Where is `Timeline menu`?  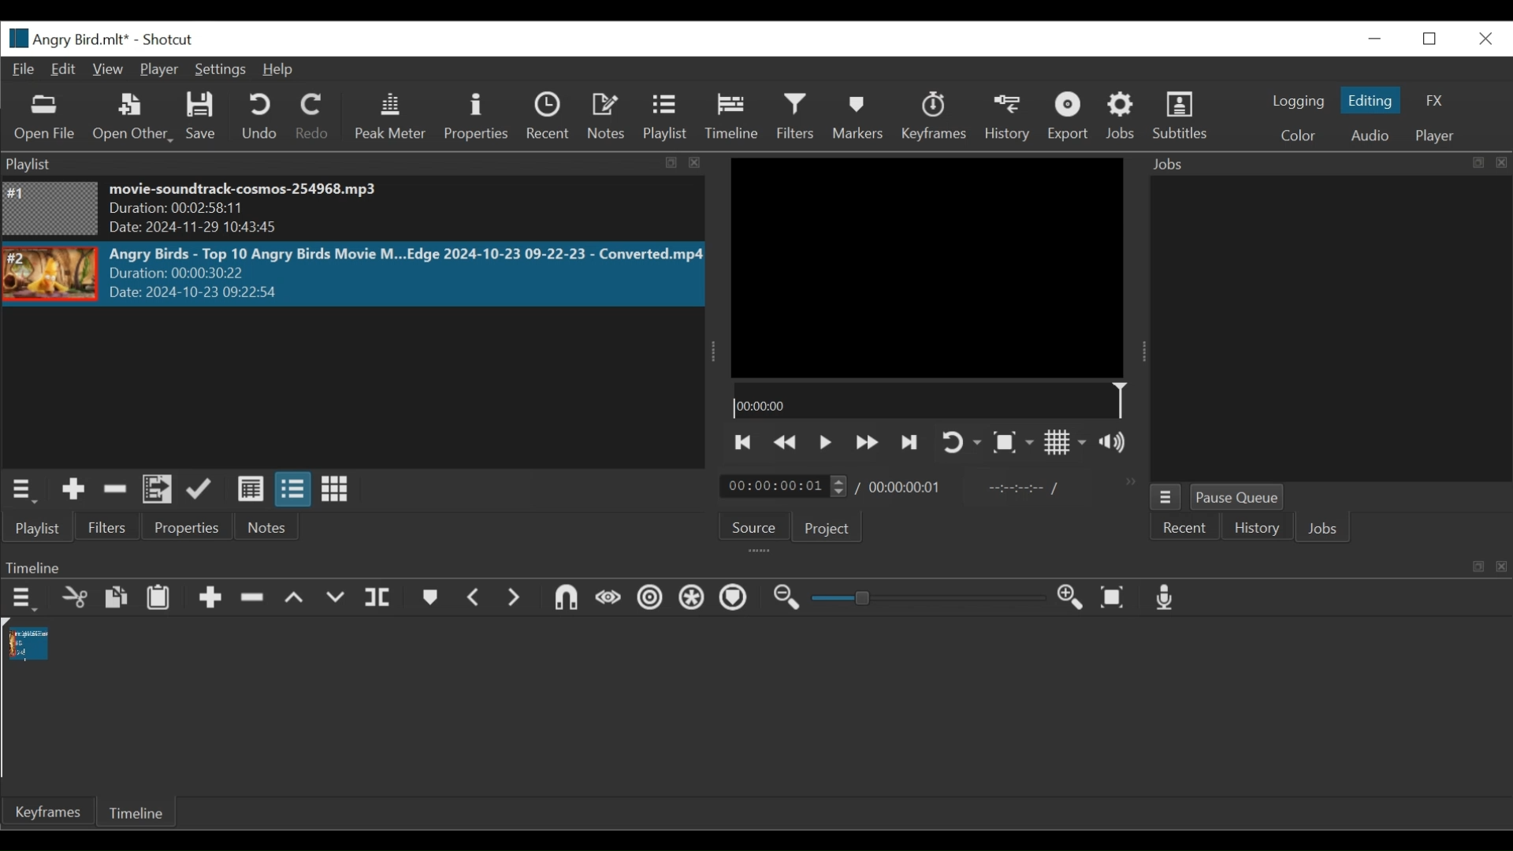
Timeline menu is located at coordinates (23, 600).